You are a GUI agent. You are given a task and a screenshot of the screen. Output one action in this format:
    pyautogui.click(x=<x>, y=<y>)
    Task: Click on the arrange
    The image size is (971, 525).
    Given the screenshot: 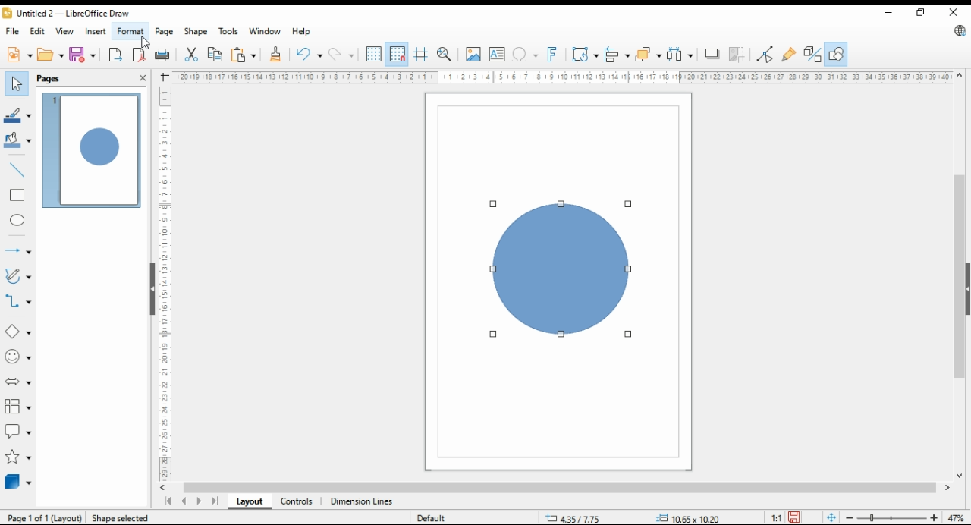 What is the action you would take?
    pyautogui.click(x=648, y=54)
    